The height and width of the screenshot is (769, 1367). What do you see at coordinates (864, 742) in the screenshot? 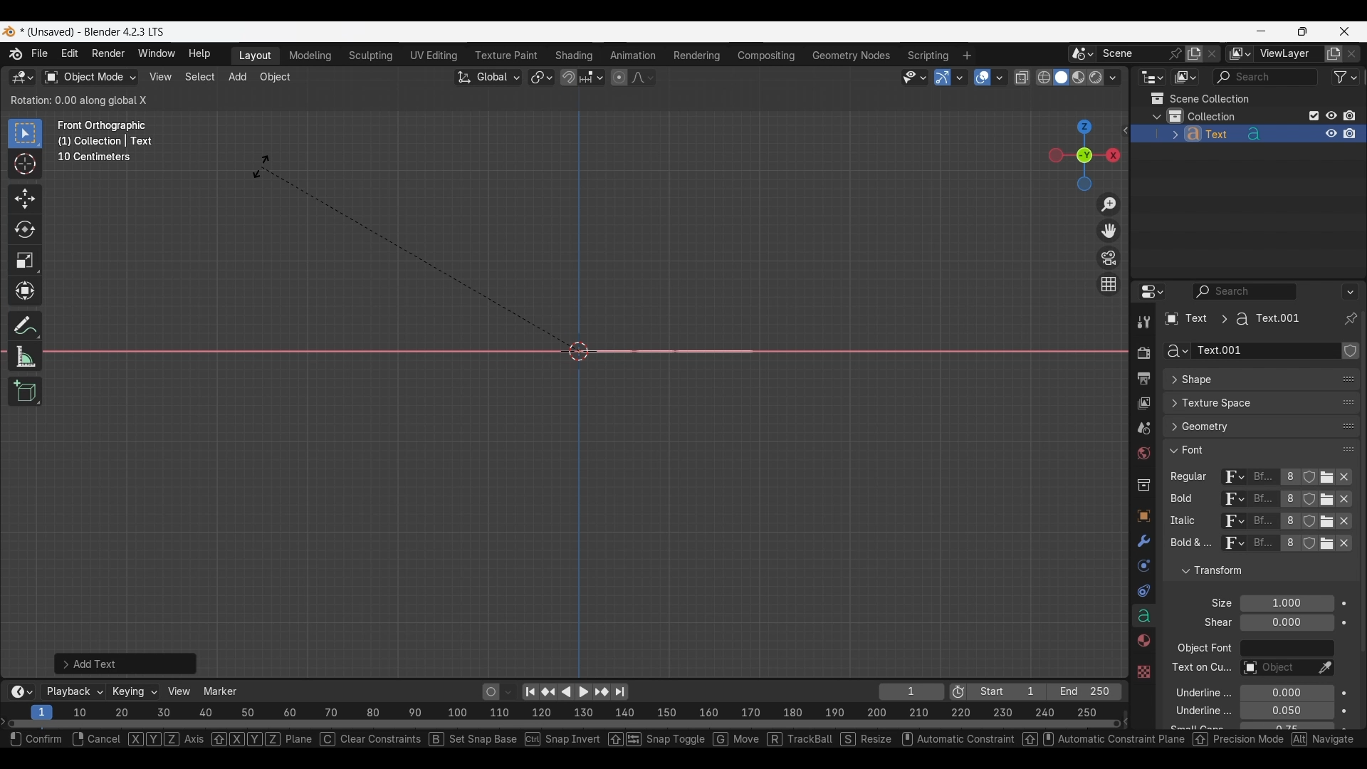
I see `resize` at bounding box center [864, 742].